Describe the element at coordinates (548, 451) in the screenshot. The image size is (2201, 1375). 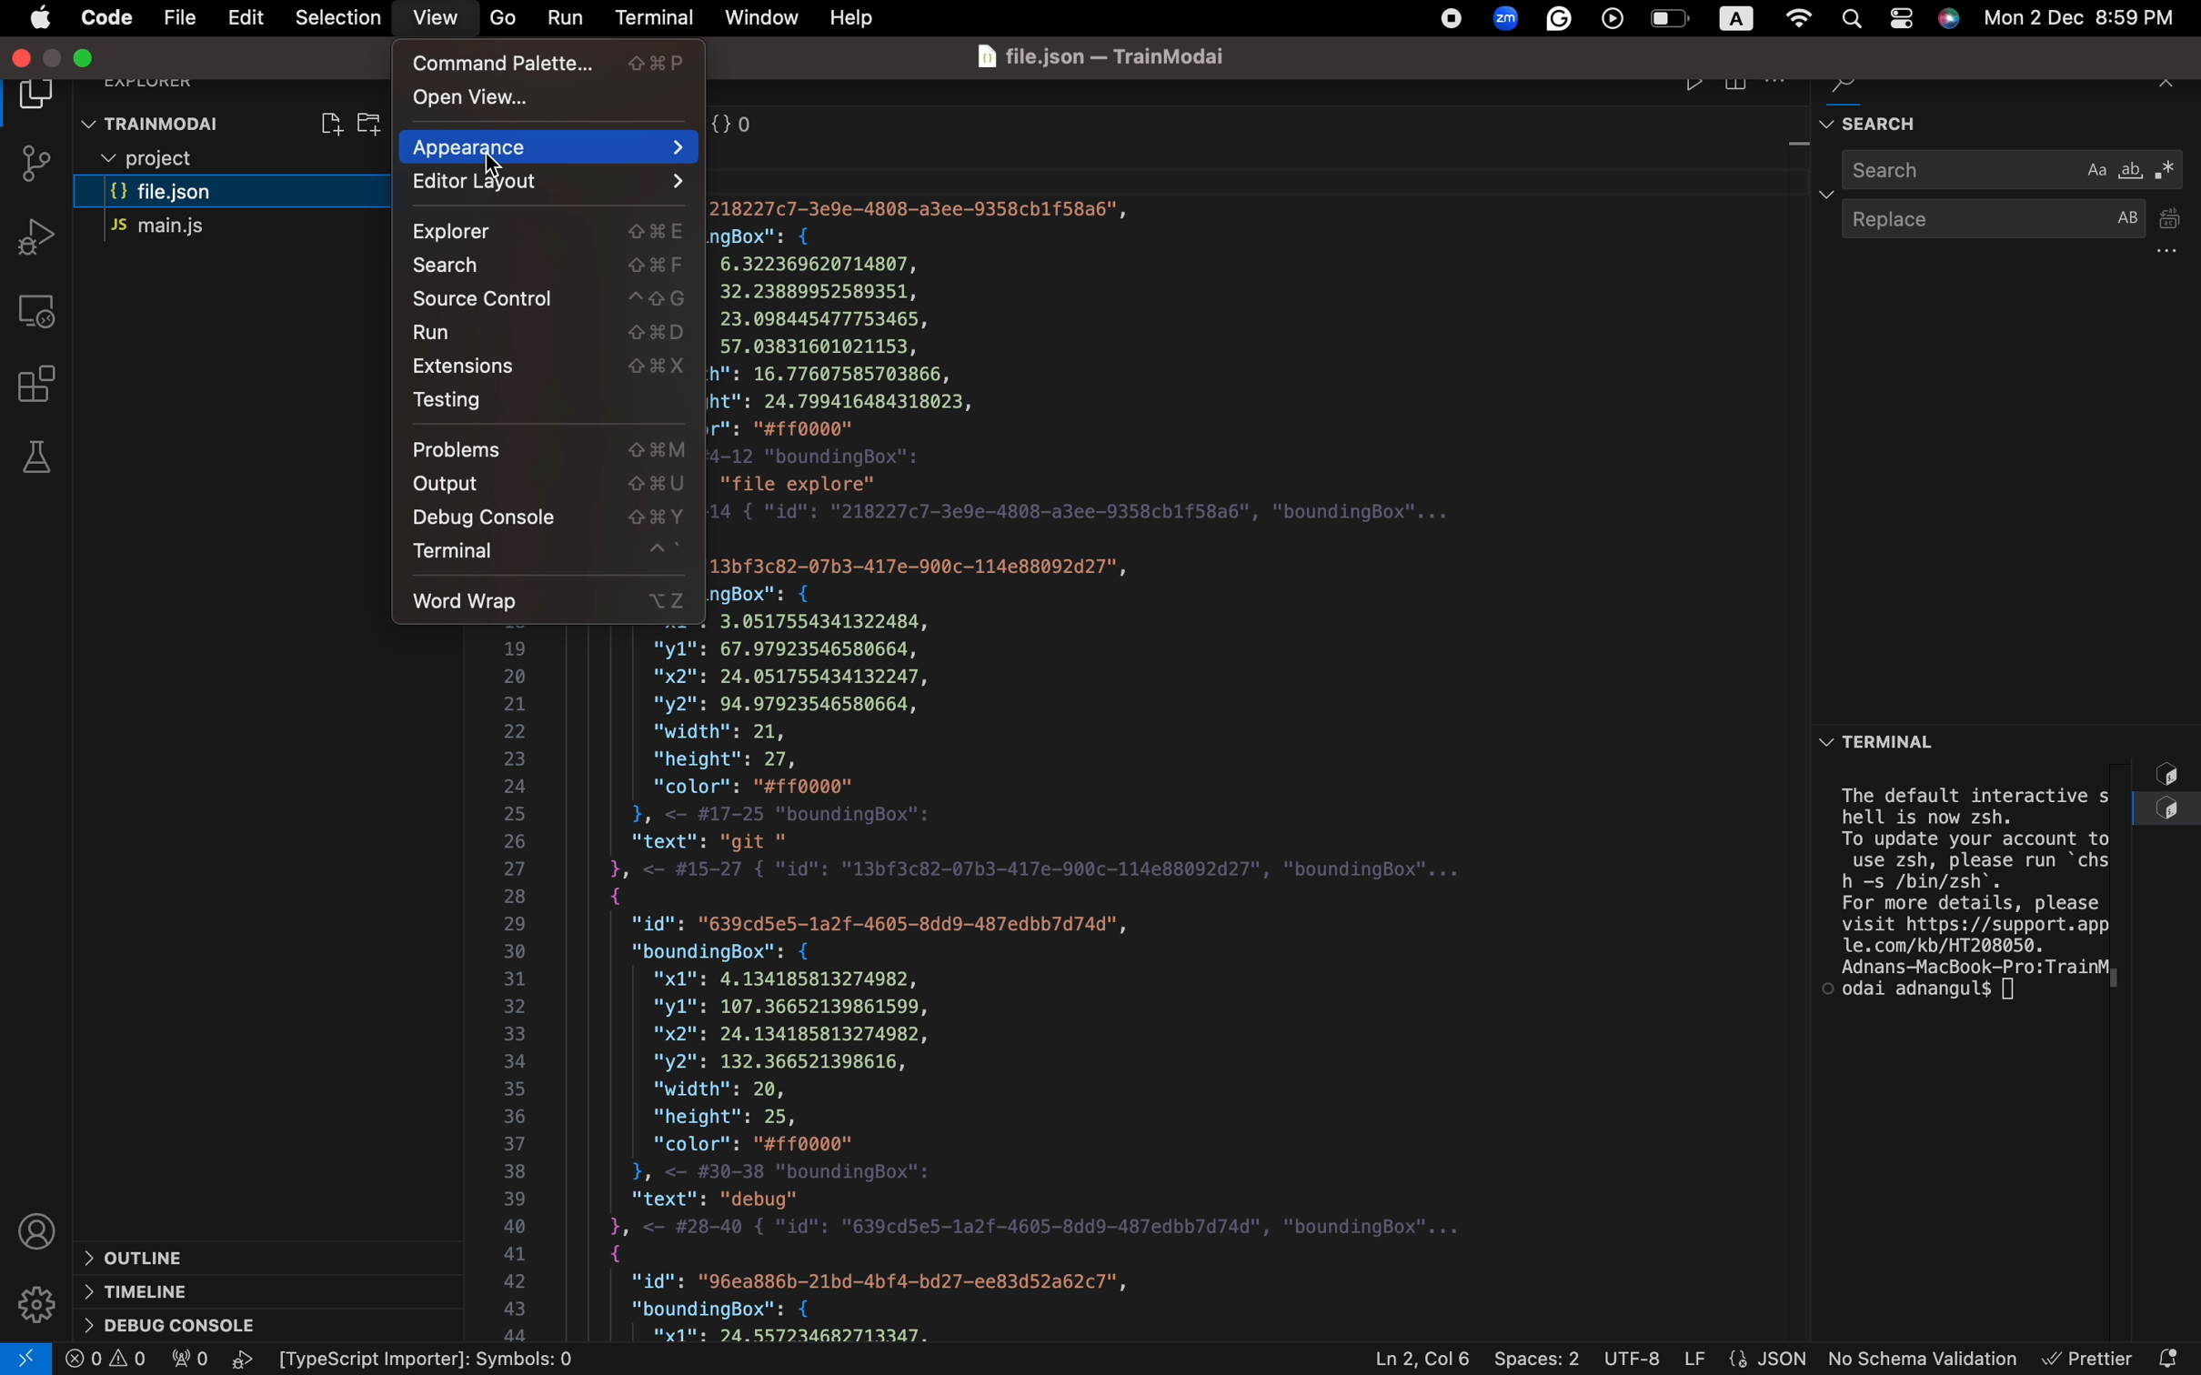
I see `problems` at that location.